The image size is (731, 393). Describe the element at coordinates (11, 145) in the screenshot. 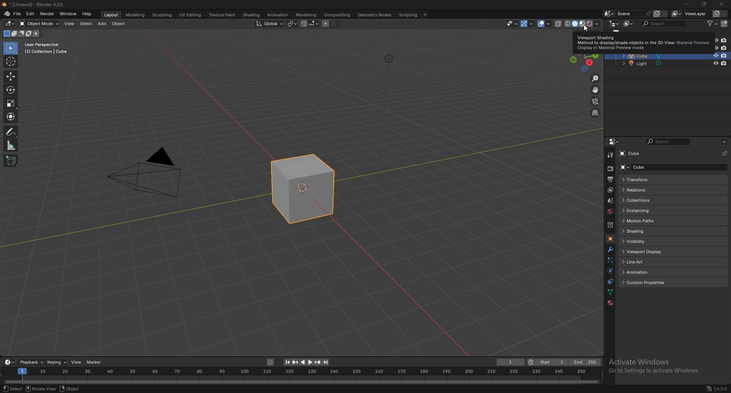

I see `measure` at that location.